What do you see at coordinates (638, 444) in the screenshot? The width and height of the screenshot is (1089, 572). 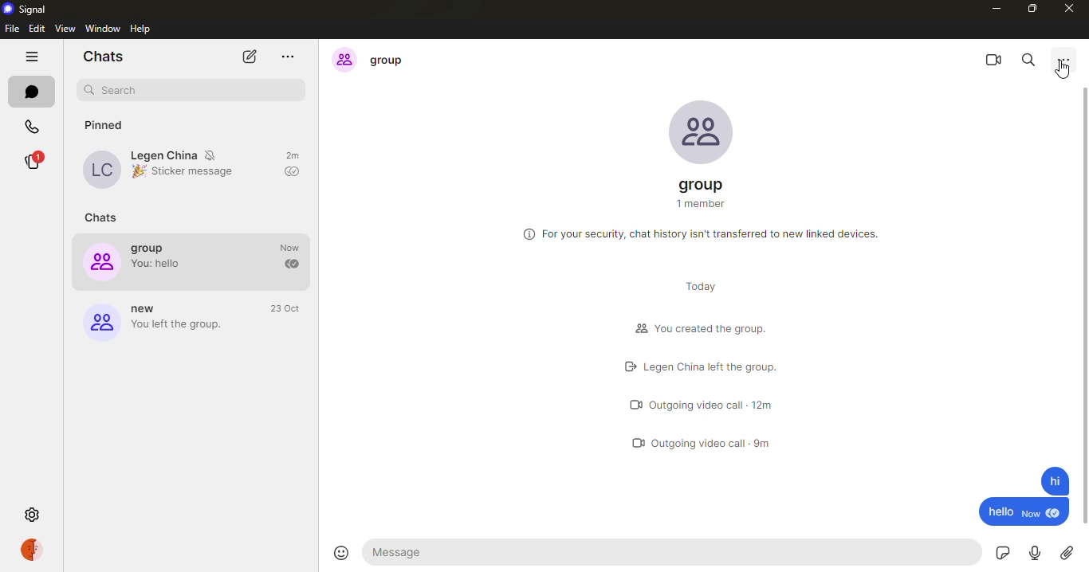 I see `video call logo` at bounding box center [638, 444].